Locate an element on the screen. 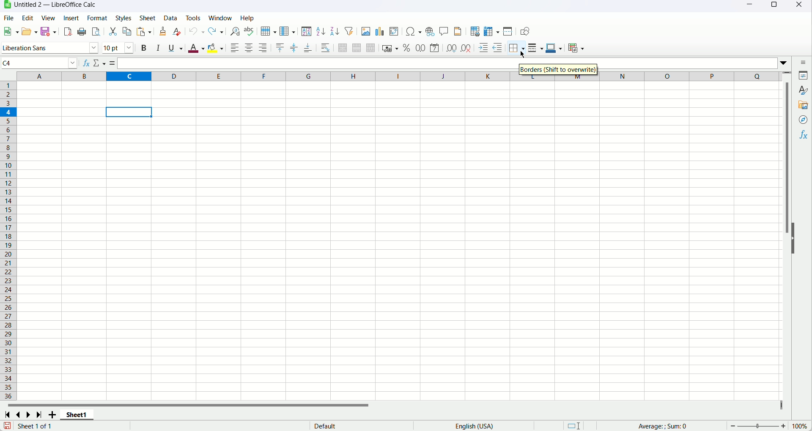  Vertical scroll bar is located at coordinates (788, 237).